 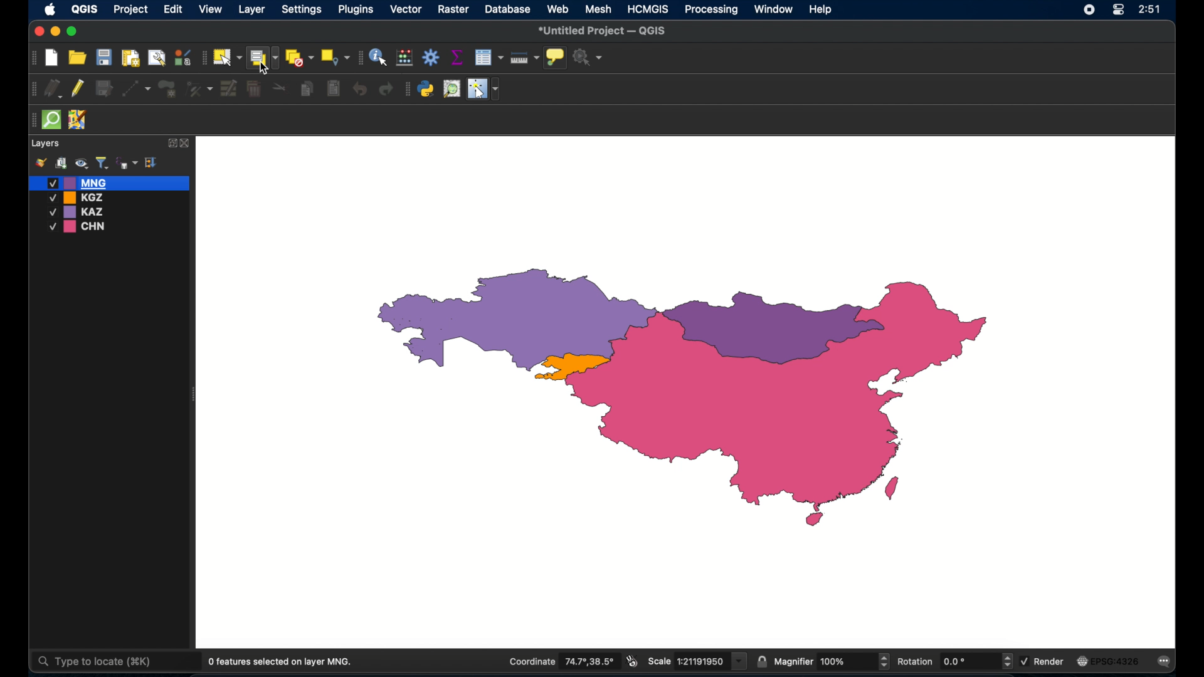 What do you see at coordinates (431, 57) in the screenshot?
I see `toolbox` at bounding box center [431, 57].